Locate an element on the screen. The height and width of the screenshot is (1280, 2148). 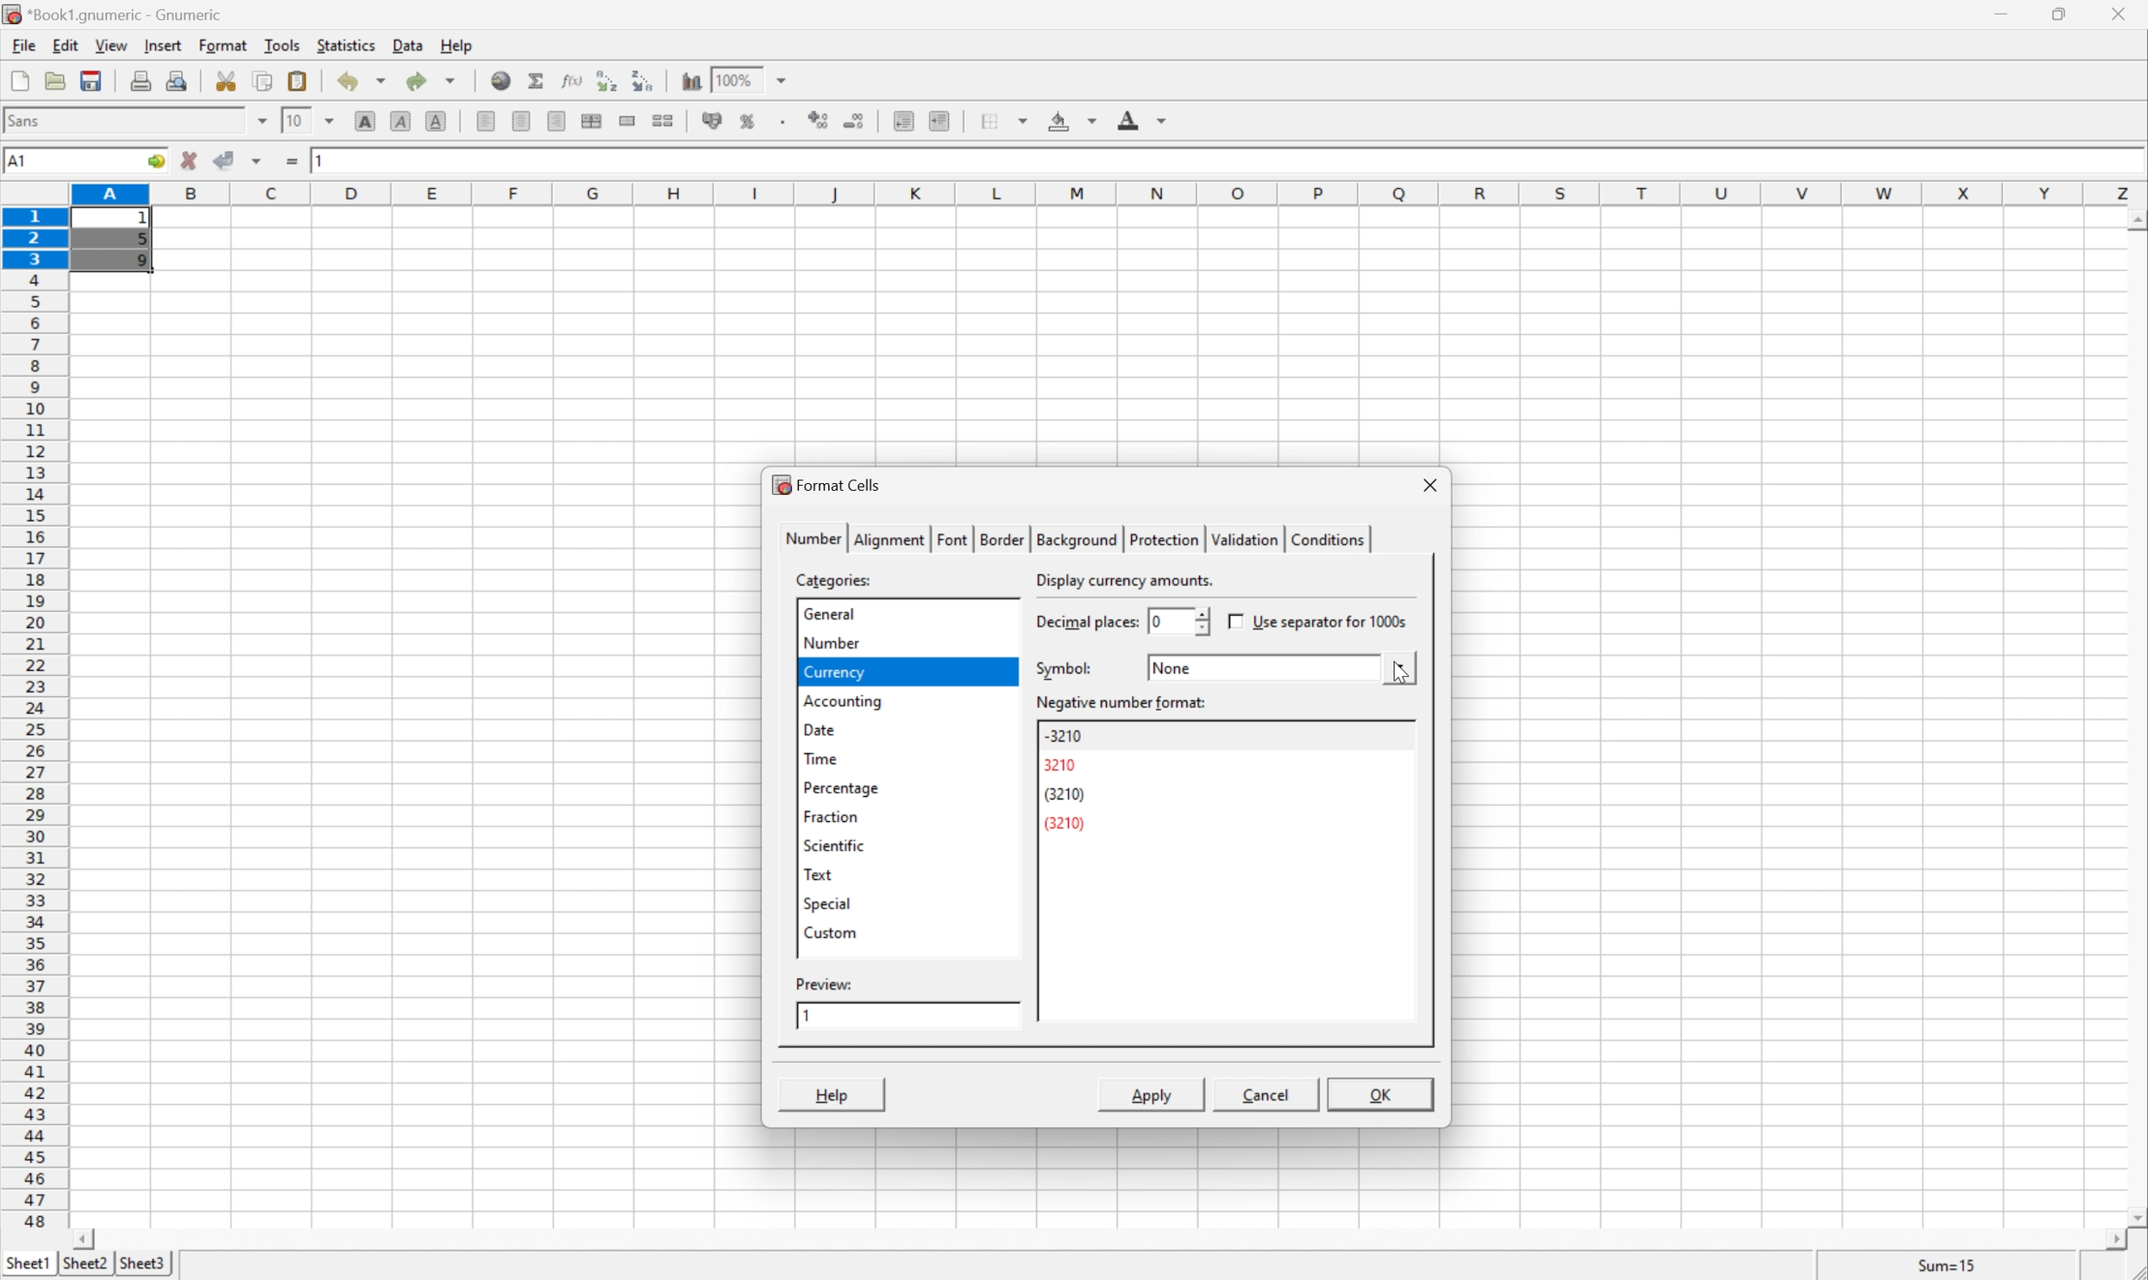
fraction is located at coordinates (830, 816).